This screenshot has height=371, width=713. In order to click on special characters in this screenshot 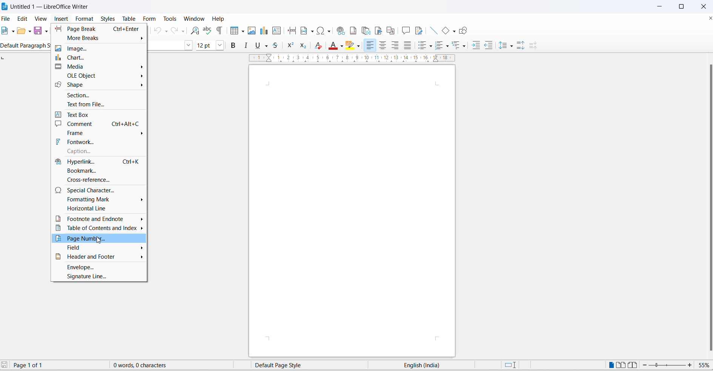, I will do `click(325, 31)`.